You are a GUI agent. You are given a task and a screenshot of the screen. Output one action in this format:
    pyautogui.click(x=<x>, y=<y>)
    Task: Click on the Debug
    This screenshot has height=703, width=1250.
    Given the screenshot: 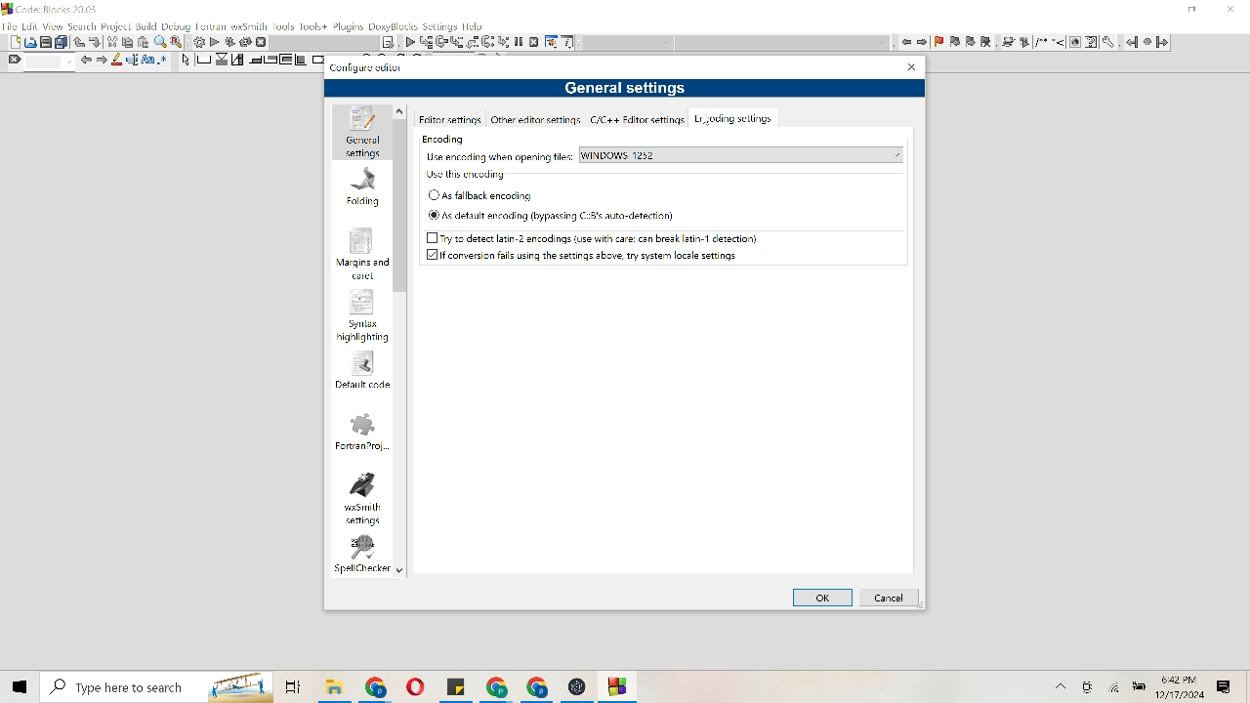 What is the action you would take?
    pyautogui.click(x=176, y=26)
    